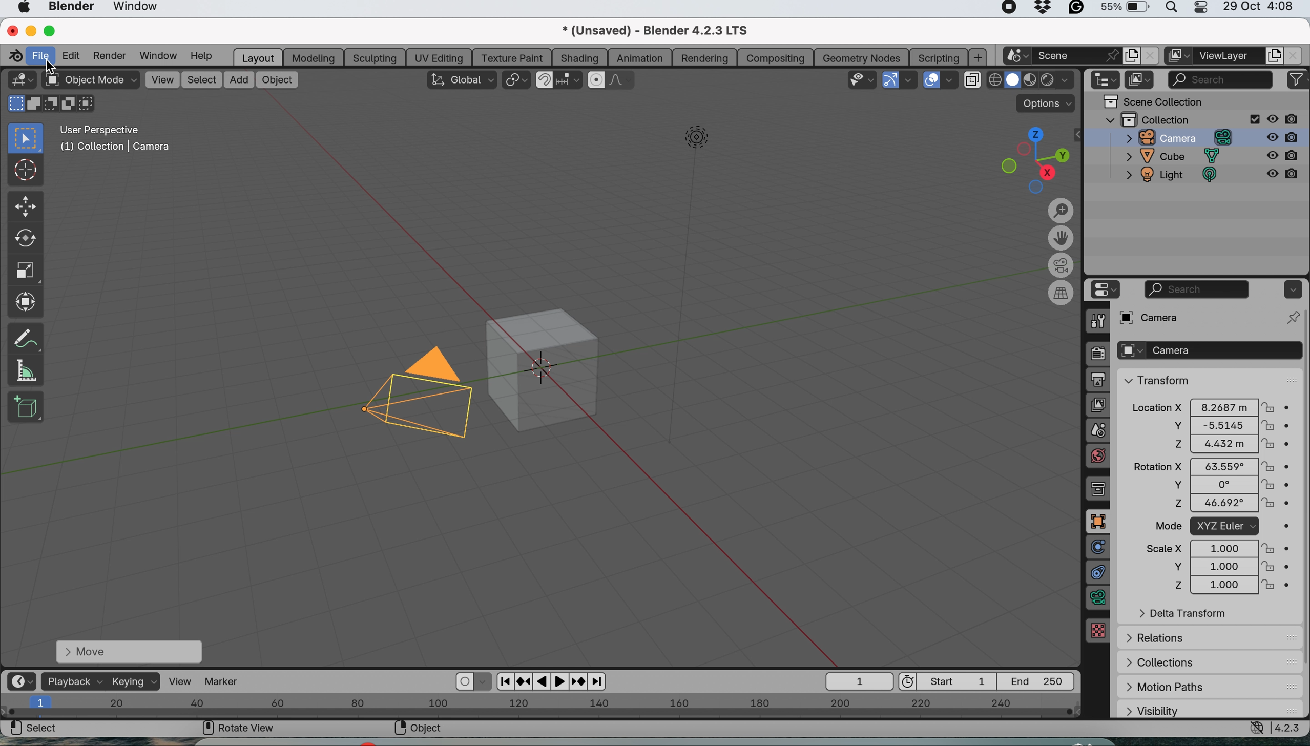 Image resolution: width=1310 pixels, height=746 pixels. Describe the element at coordinates (1284, 136) in the screenshot. I see `disable in render` at that location.